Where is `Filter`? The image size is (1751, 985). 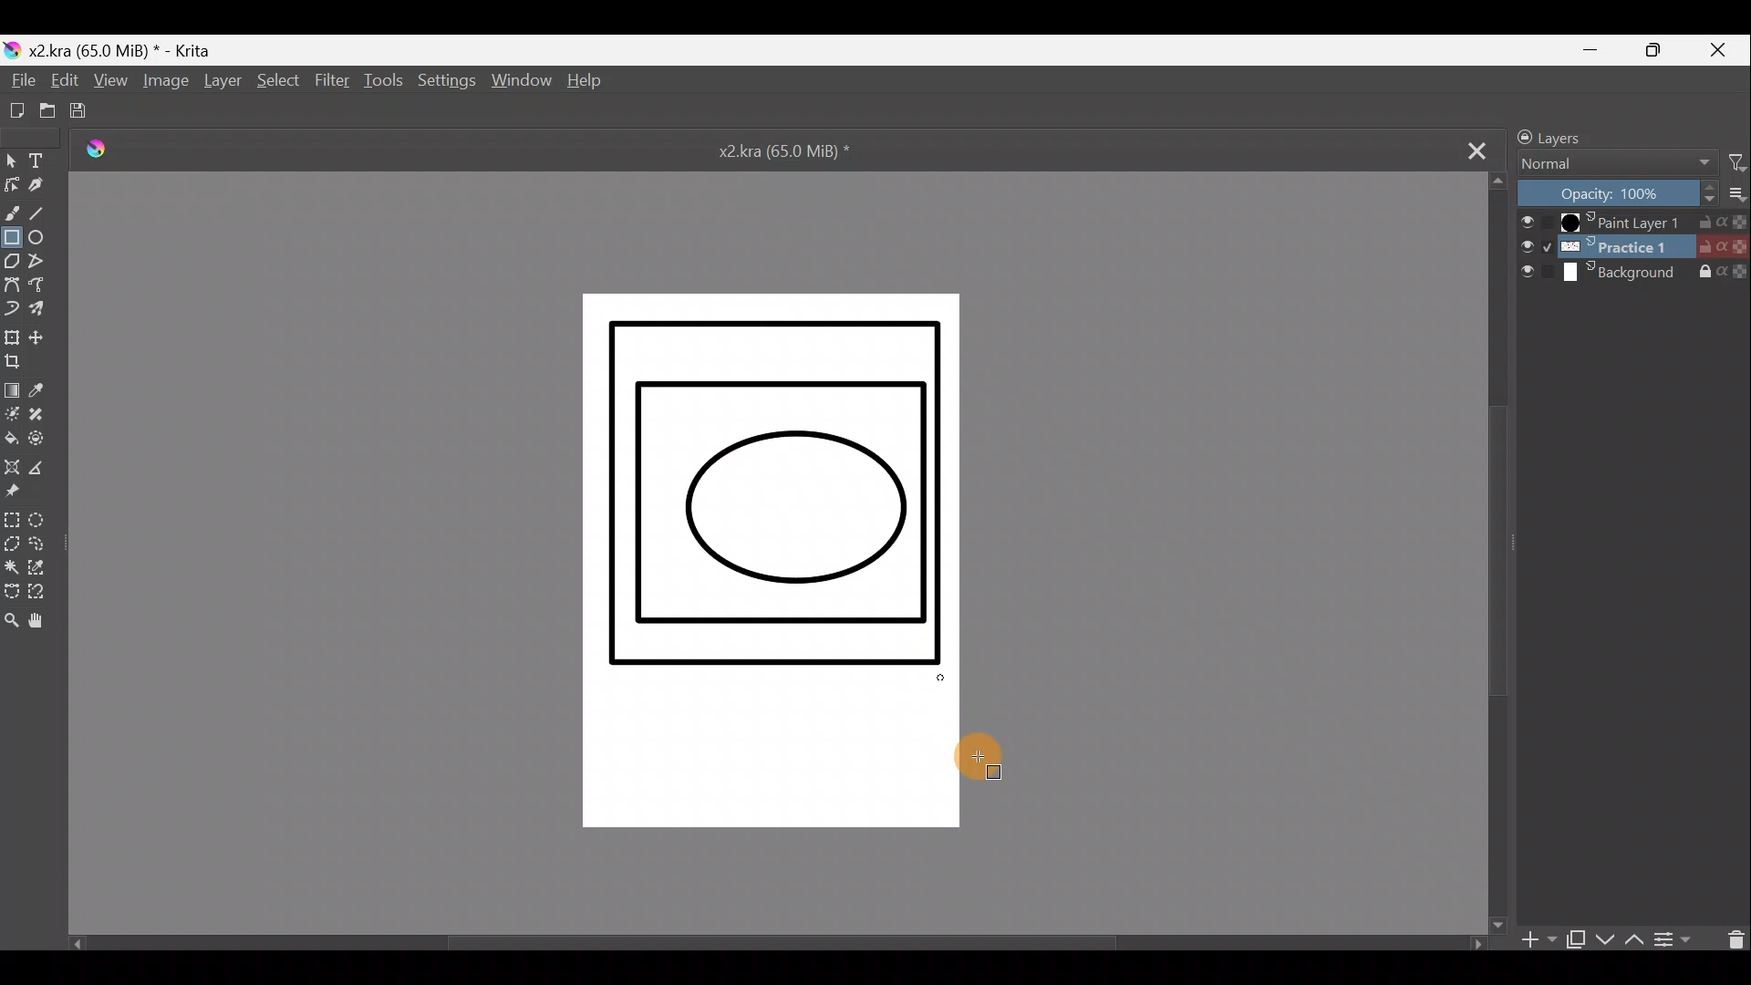
Filter is located at coordinates (333, 83).